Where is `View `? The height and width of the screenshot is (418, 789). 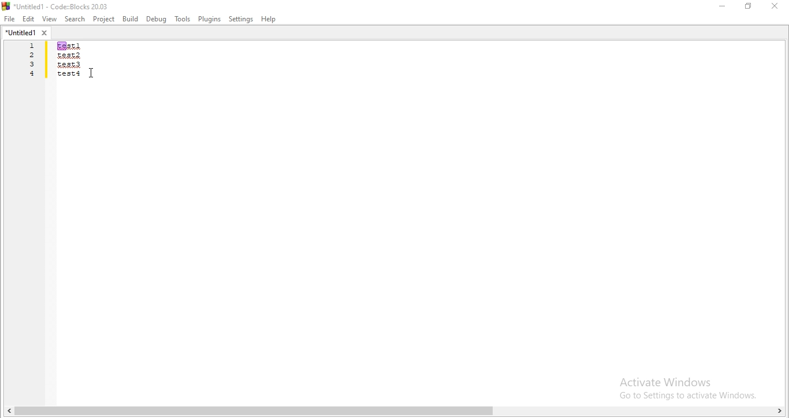
View  is located at coordinates (49, 17).